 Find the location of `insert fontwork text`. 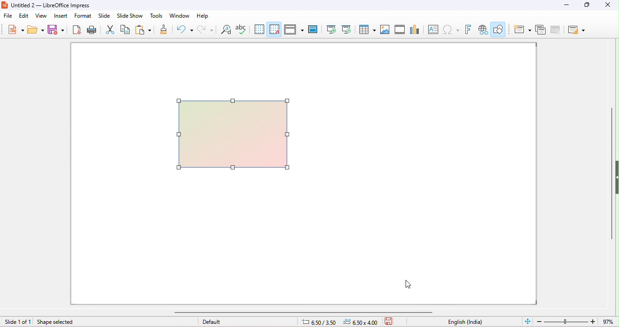

insert fontwork text is located at coordinates (468, 29).